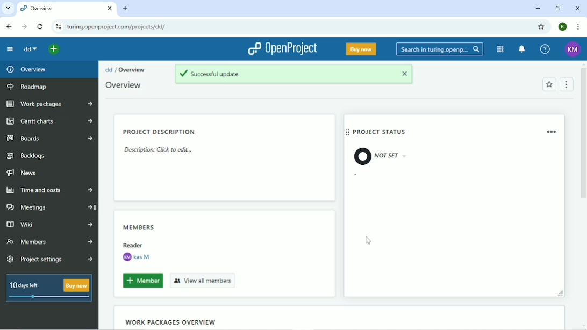 The height and width of the screenshot is (330, 587). What do you see at coordinates (109, 69) in the screenshot?
I see `dd` at bounding box center [109, 69].